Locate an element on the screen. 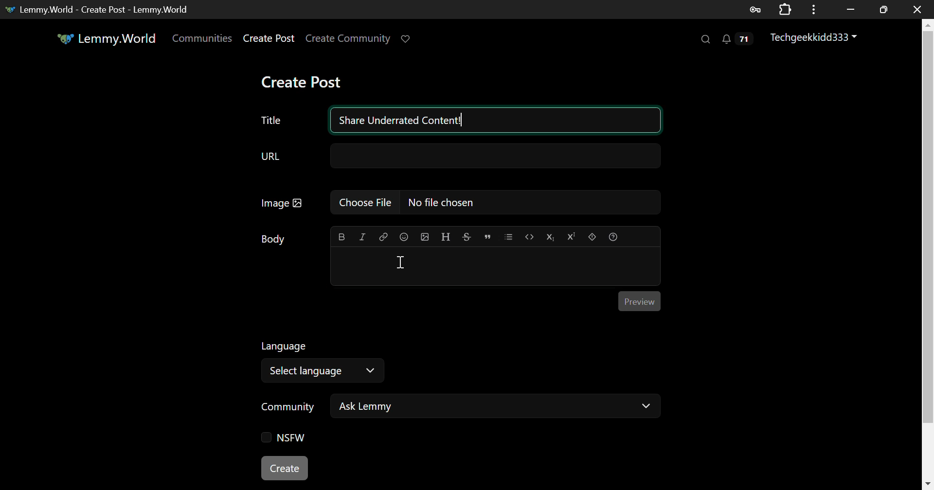 Image resolution: width=934 pixels, height=490 pixels. Image Field is located at coordinates (456, 206).